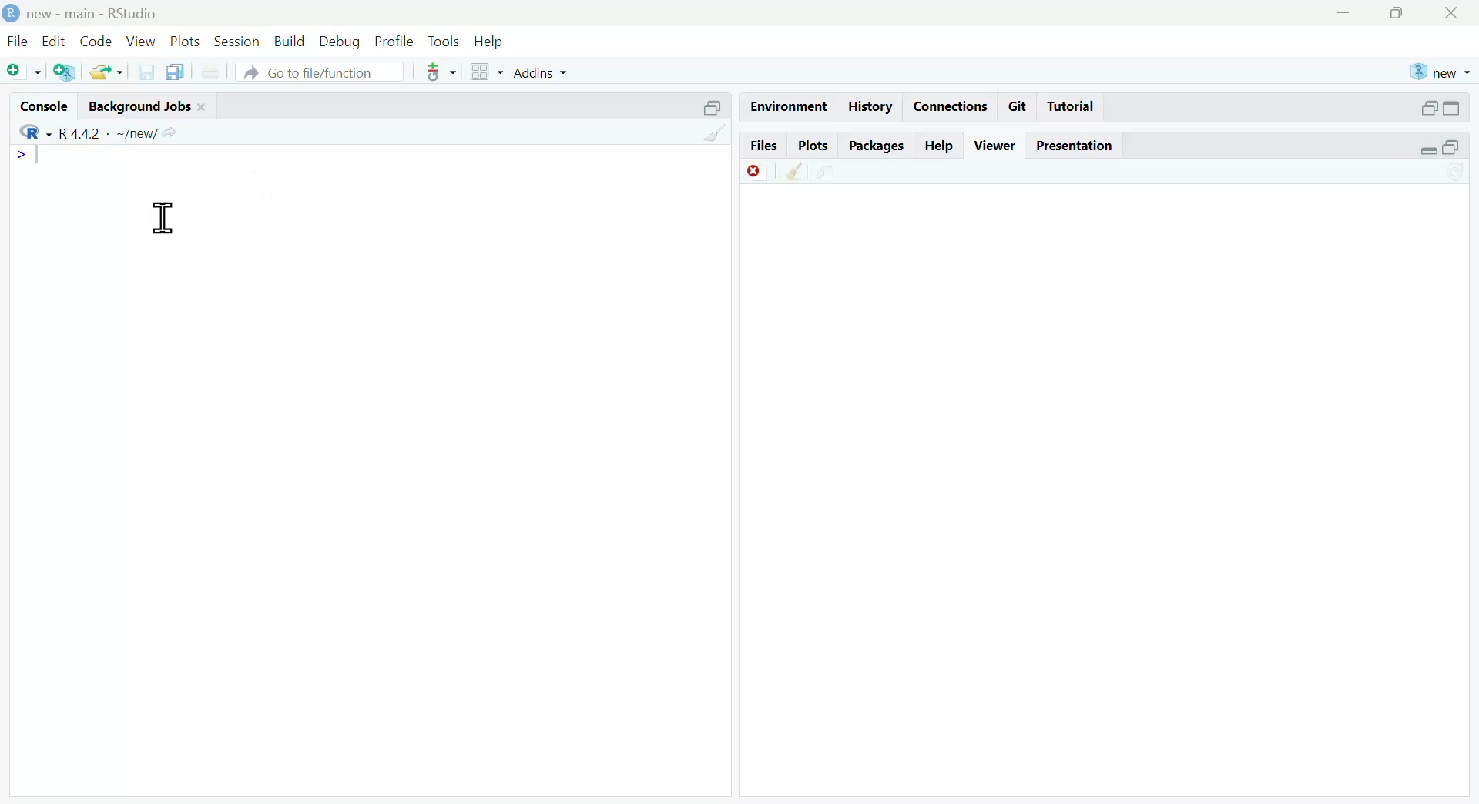 Image resolution: width=1479 pixels, height=804 pixels. What do you see at coordinates (285, 40) in the screenshot?
I see `Build` at bounding box center [285, 40].